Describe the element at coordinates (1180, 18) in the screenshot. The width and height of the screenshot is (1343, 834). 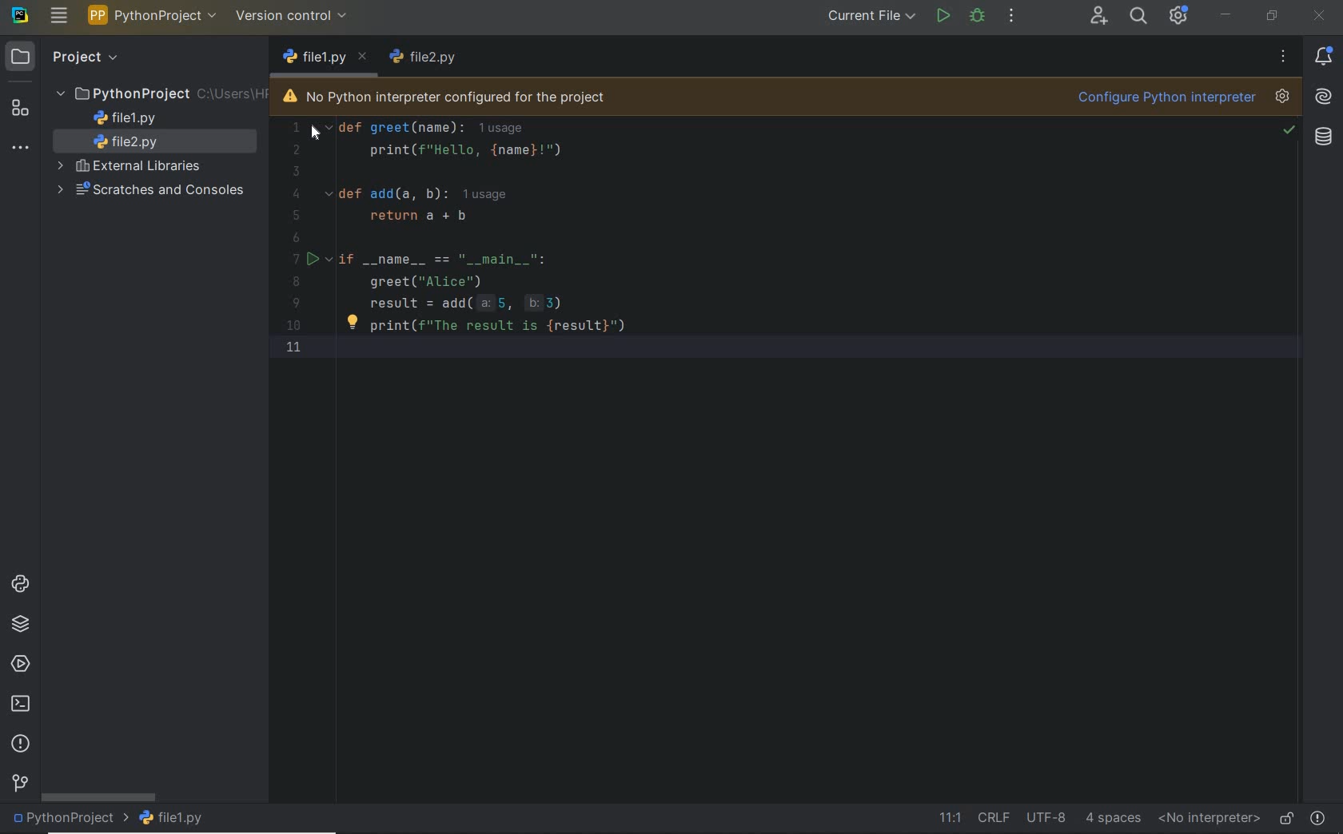
I see `ide and project settings` at that location.